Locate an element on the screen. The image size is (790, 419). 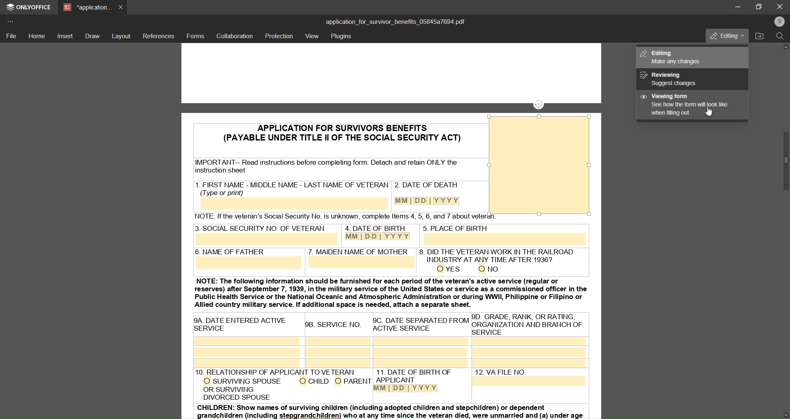
tab name is located at coordinates (87, 8).